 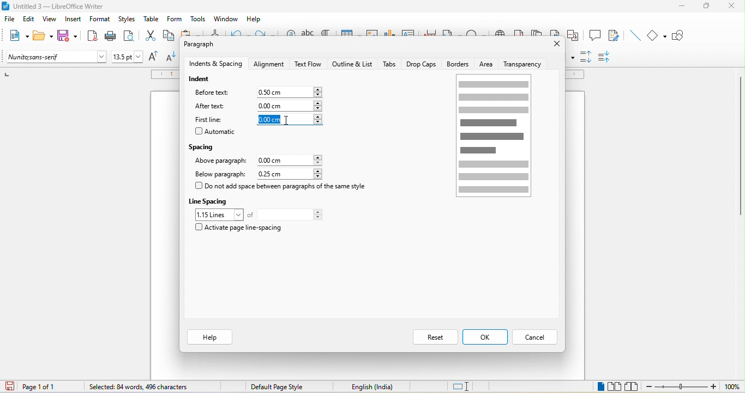 What do you see at coordinates (152, 19) in the screenshot?
I see `table` at bounding box center [152, 19].